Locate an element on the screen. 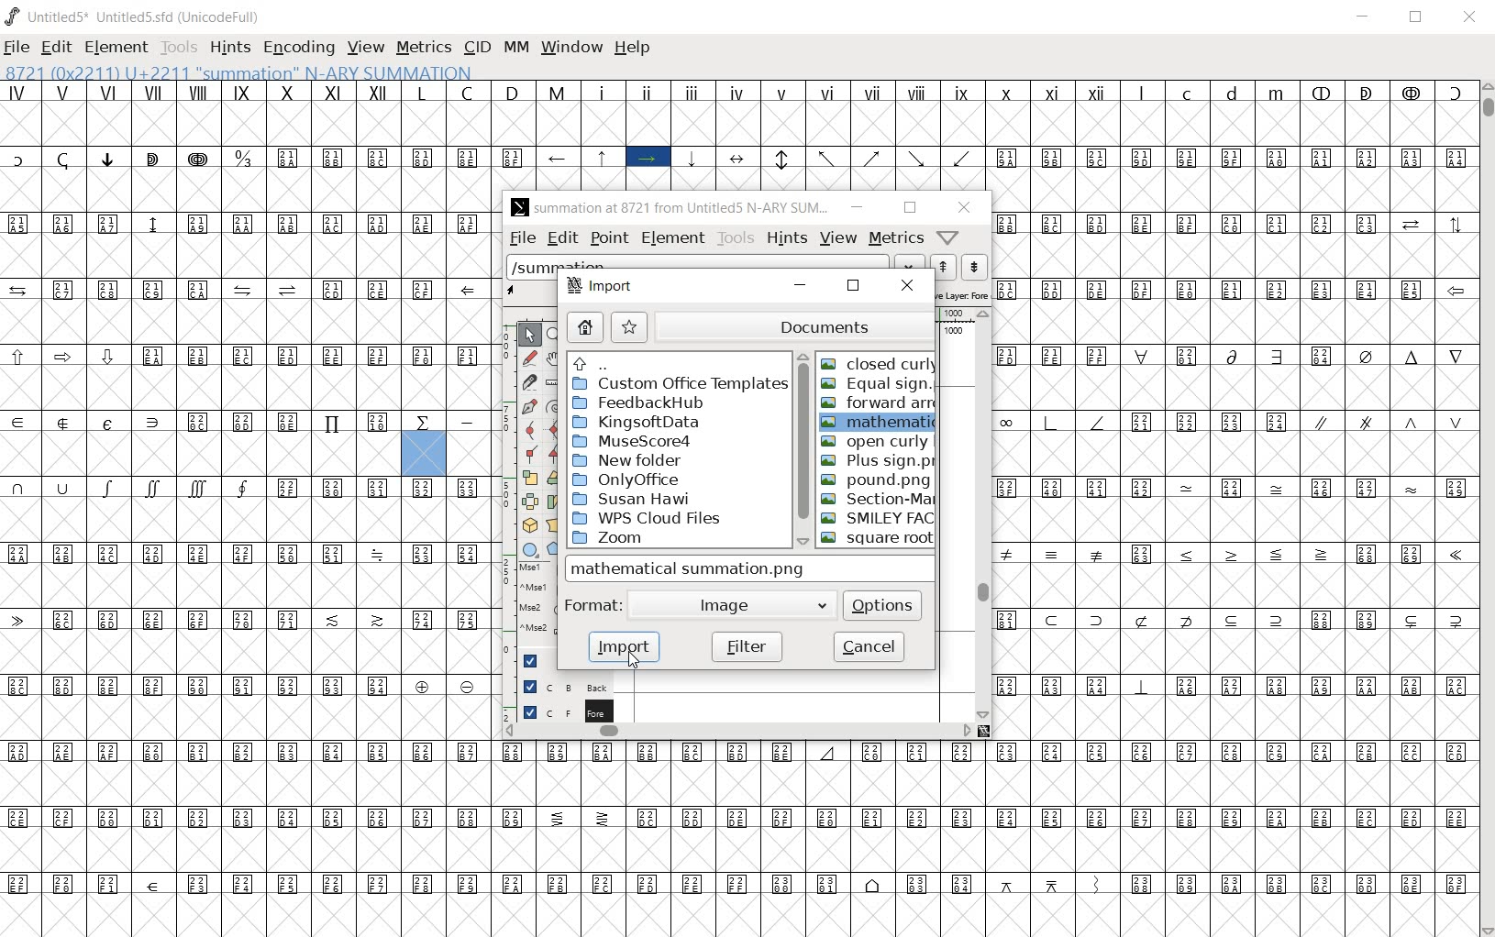  Square root is located at coordinates (881, 540).